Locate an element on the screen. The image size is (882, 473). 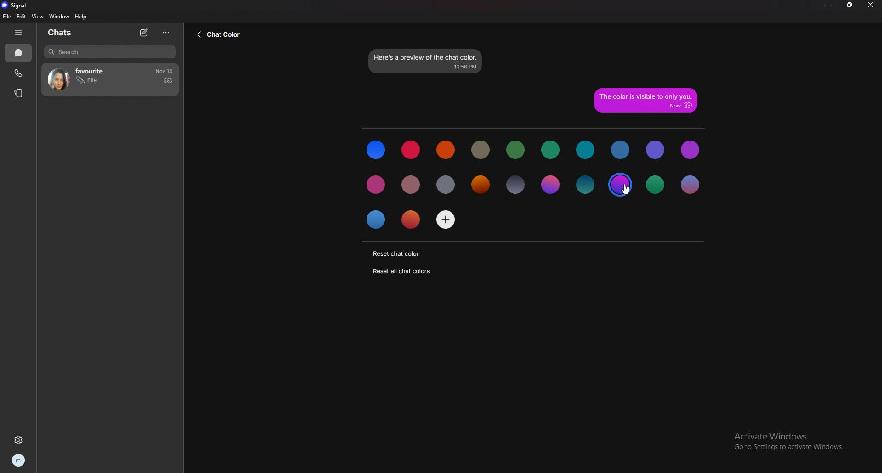
sent is located at coordinates (167, 80).